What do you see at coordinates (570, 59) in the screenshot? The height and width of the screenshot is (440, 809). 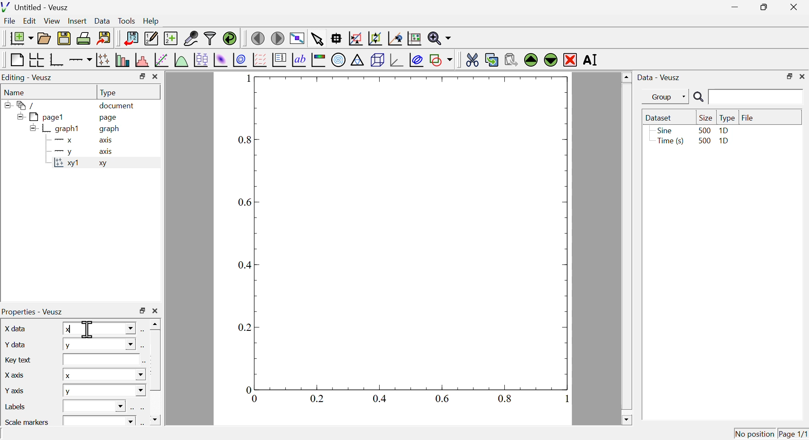 I see `remove the selected widget` at bounding box center [570, 59].